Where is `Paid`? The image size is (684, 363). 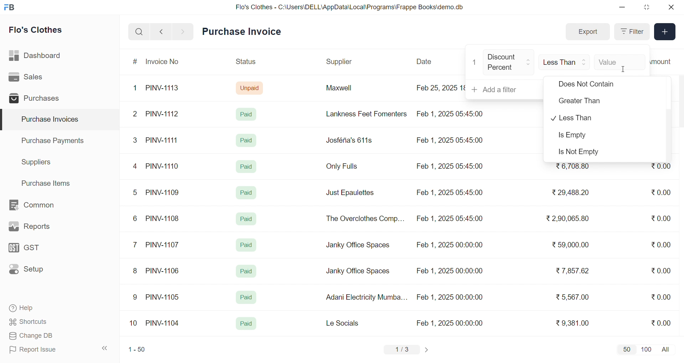 Paid is located at coordinates (247, 245).